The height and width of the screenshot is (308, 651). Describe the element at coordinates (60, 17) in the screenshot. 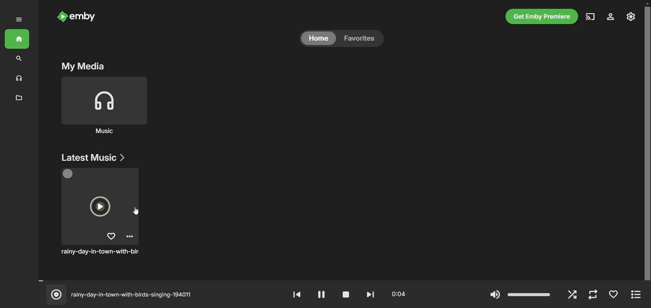

I see `logo` at that location.